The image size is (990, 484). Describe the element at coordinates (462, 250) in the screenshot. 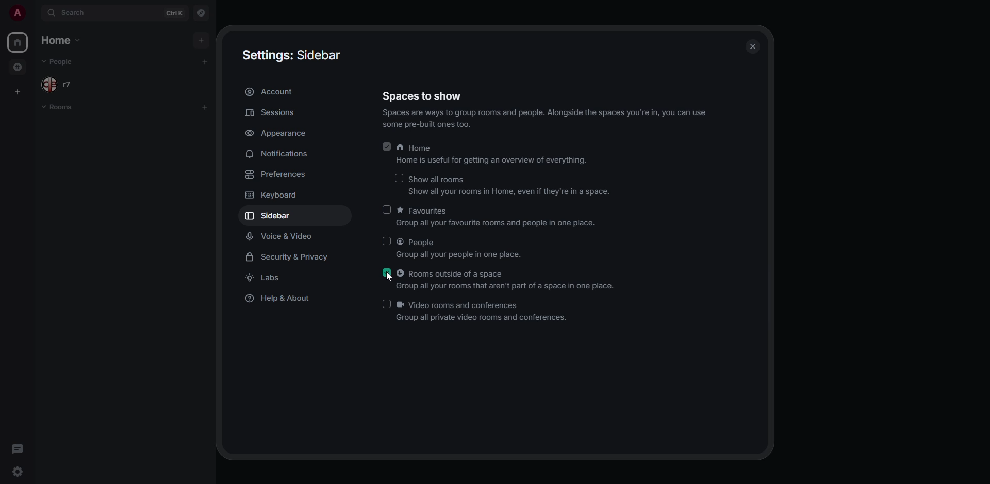

I see ` People Group all your people in one place.` at that location.